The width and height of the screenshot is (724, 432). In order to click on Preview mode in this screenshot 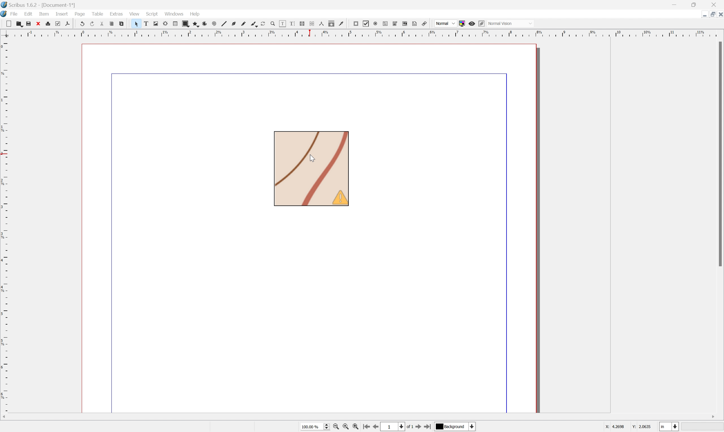, I will do `click(473, 24)`.